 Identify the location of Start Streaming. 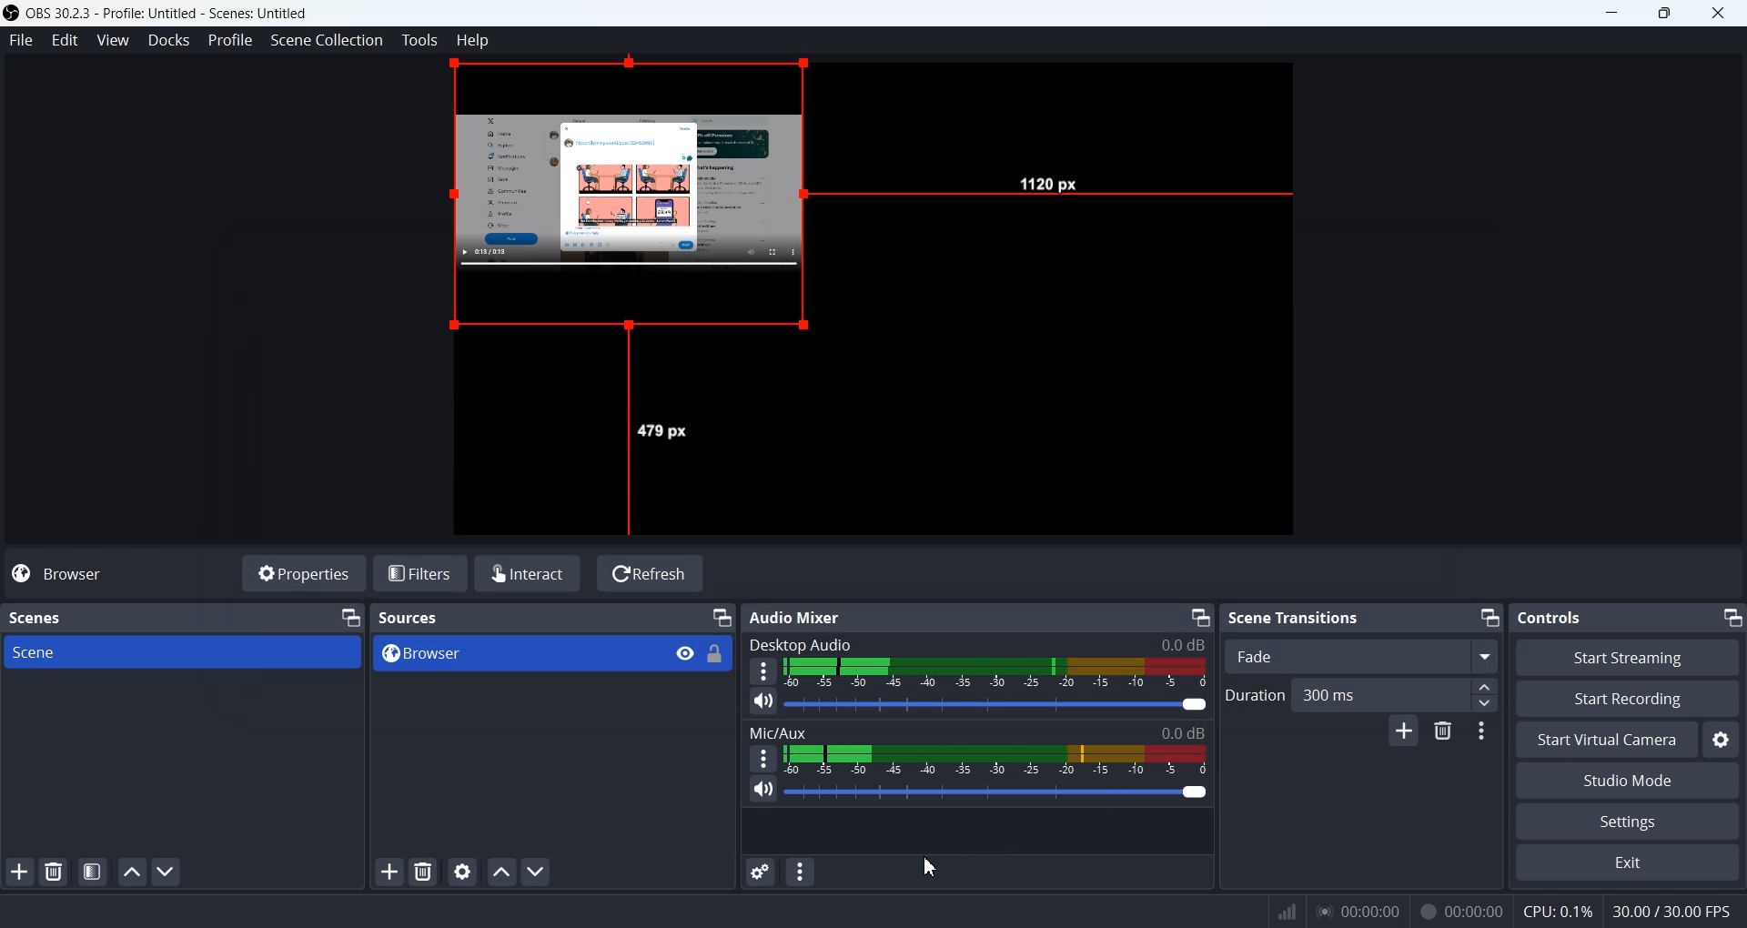
(1629, 657).